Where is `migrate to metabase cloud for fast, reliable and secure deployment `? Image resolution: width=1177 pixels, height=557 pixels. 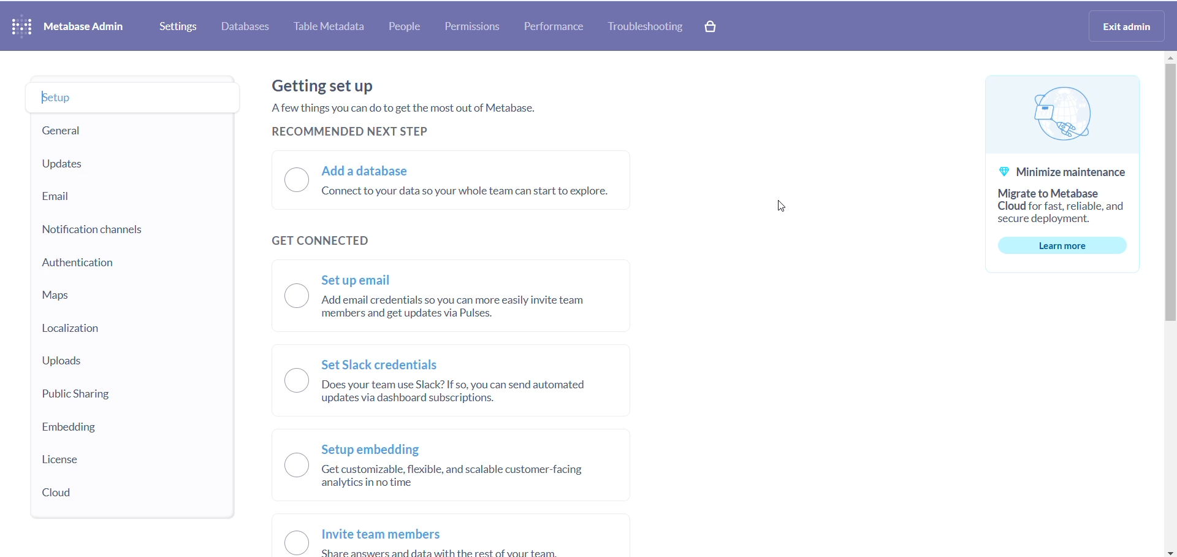 migrate to metabase cloud for fast, reliable and secure deployment  is located at coordinates (1073, 206).